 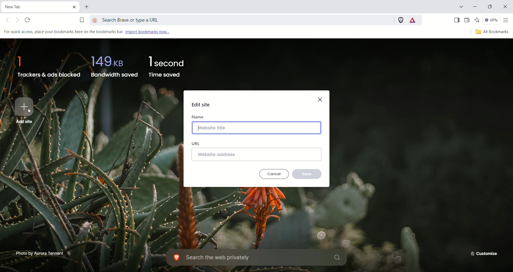 What do you see at coordinates (197, 143) in the screenshot?
I see `URL` at bounding box center [197, 143].